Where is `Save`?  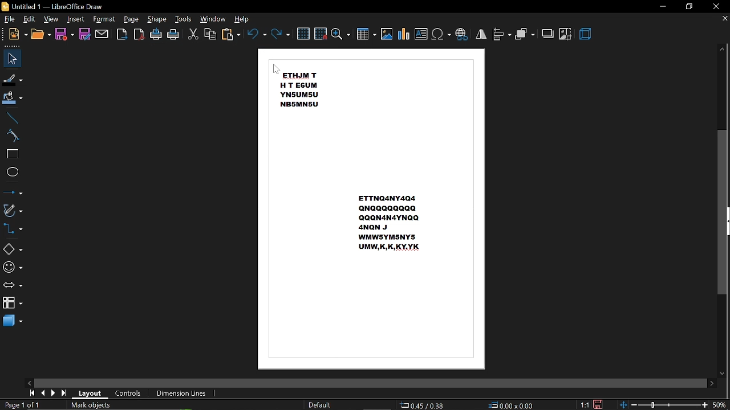
Save is located at coordinates (601, 404).